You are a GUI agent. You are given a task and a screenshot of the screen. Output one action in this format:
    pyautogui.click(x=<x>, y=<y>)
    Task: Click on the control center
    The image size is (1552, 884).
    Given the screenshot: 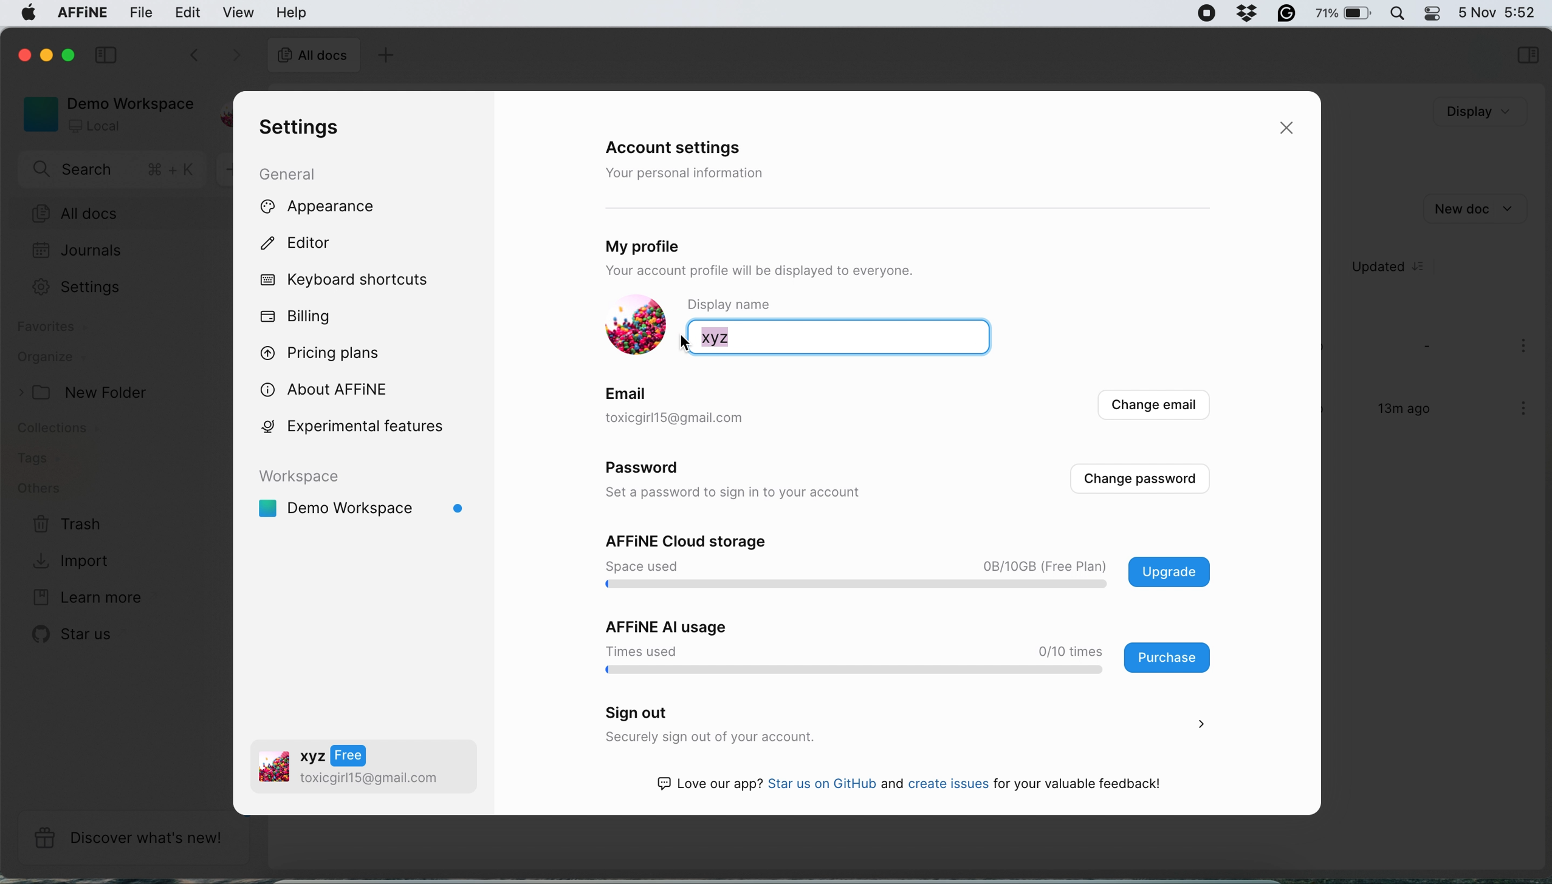 What is the action you would take?
    pyautogui.click(x=1431, y=13)
    